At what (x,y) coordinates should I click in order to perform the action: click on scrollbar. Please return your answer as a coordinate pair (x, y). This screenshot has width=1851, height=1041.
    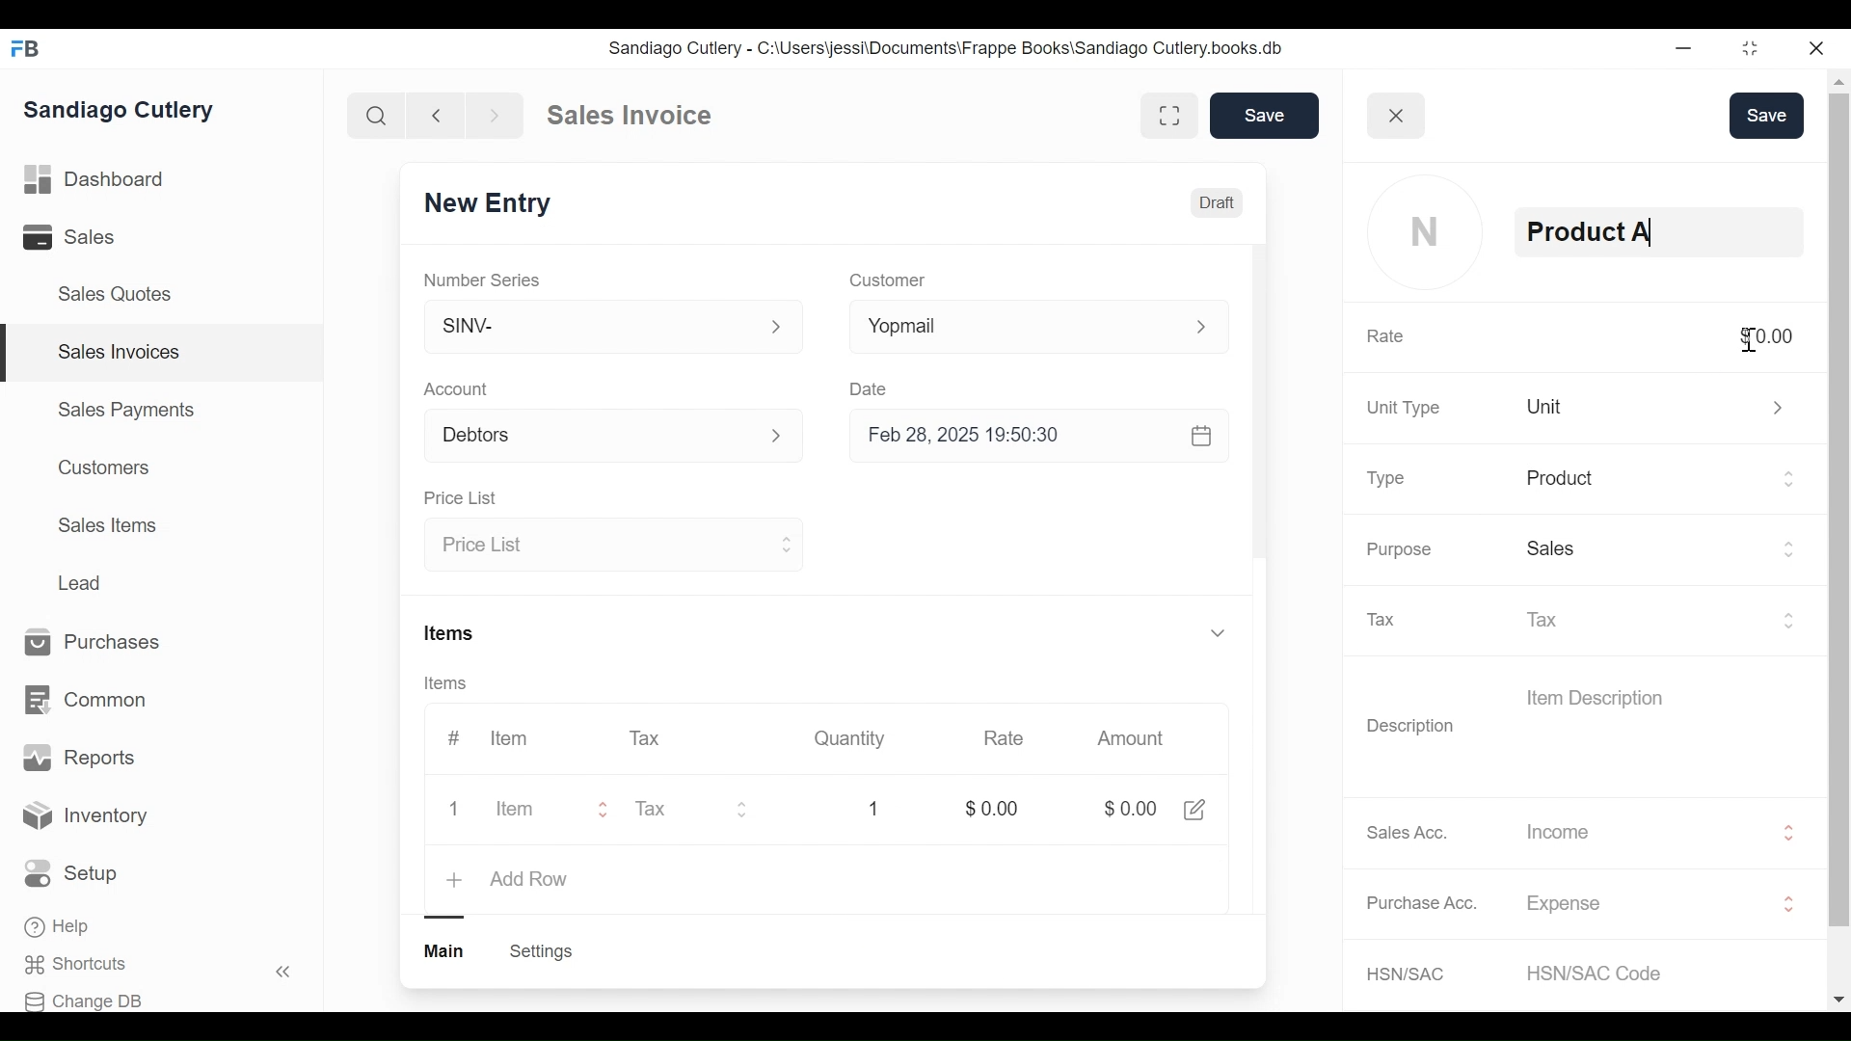
    Looking at the image, I should click on (1838, 508).